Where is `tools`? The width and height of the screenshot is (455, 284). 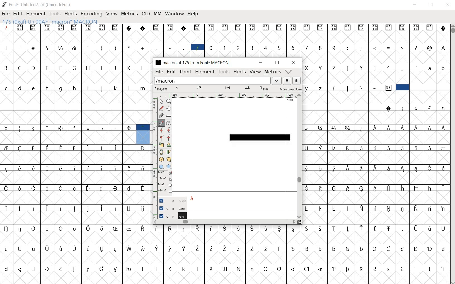 tools is located at coordinates (224, 71).